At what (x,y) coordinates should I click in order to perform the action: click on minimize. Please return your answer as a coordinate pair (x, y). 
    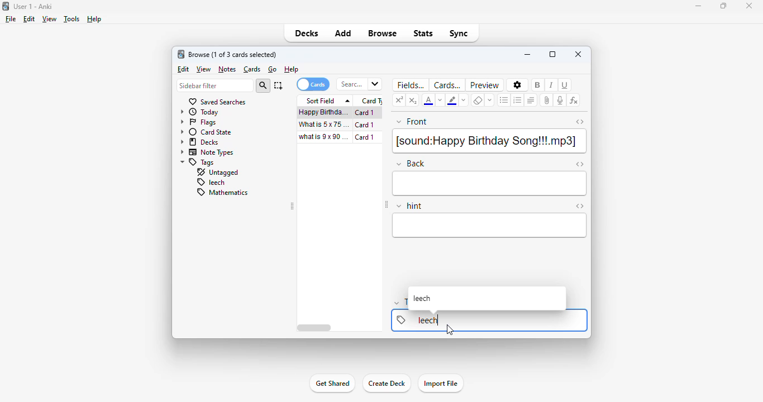
    Looking at the image, I should click on (527, 54).